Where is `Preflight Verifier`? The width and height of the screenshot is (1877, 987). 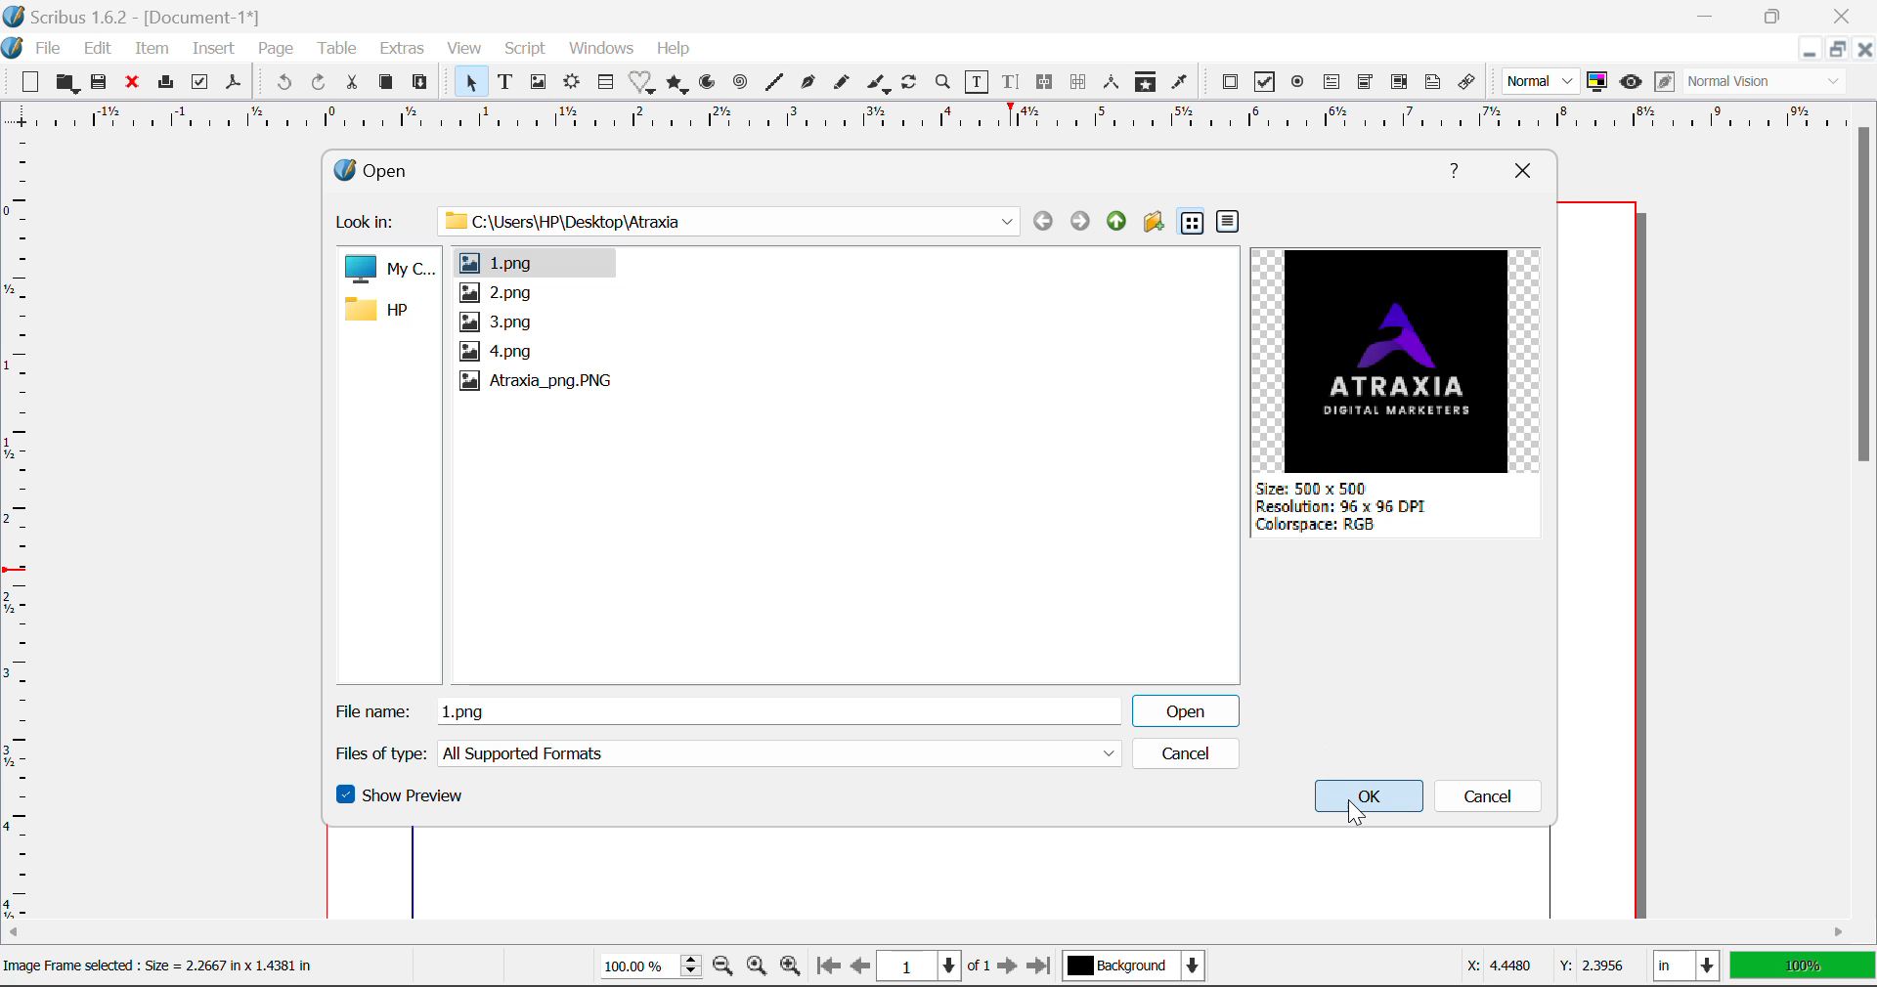
Preflight Verifier is located at coordinates (201, 87).